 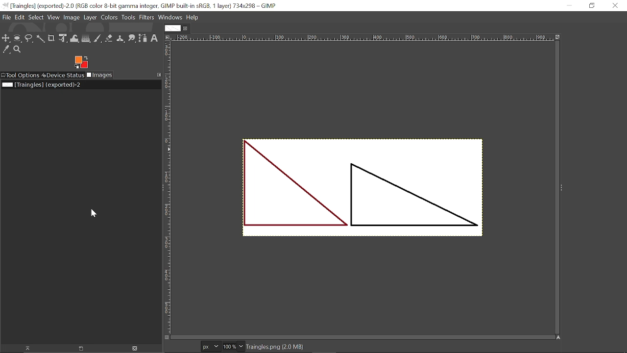 I want to click on Restore down, so click(x=591, y=6).